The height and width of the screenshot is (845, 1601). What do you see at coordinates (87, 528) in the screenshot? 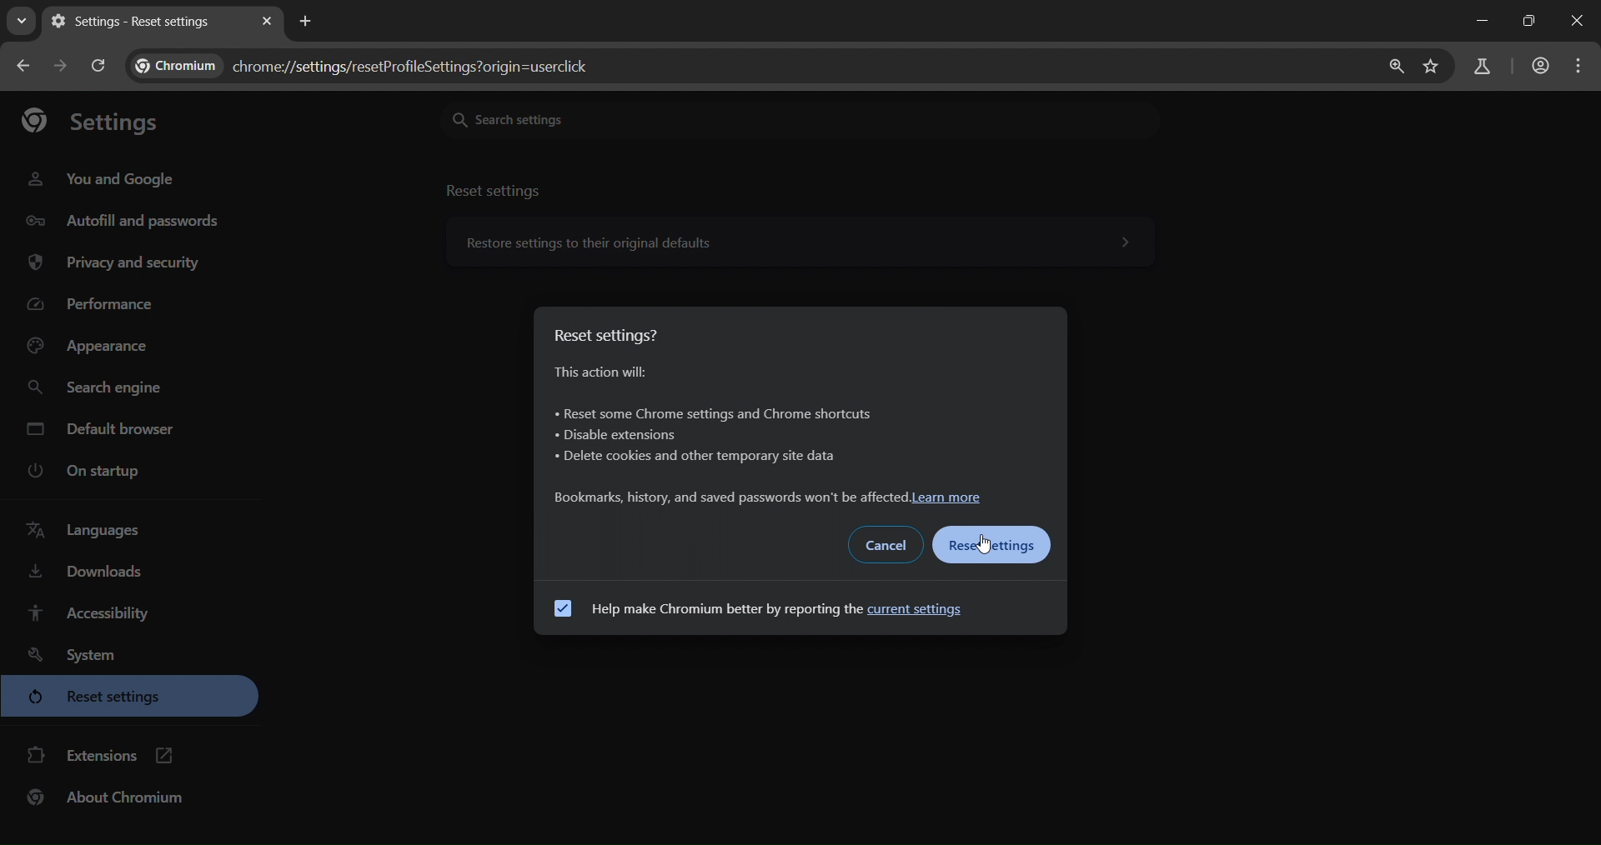
I see `languages` at bounding box center [87, 528].